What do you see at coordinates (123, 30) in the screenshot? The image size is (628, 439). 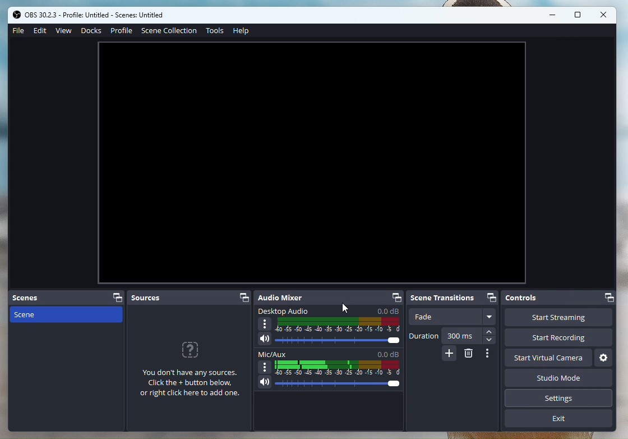 I see `Profile` at bounding box center [123, 30].